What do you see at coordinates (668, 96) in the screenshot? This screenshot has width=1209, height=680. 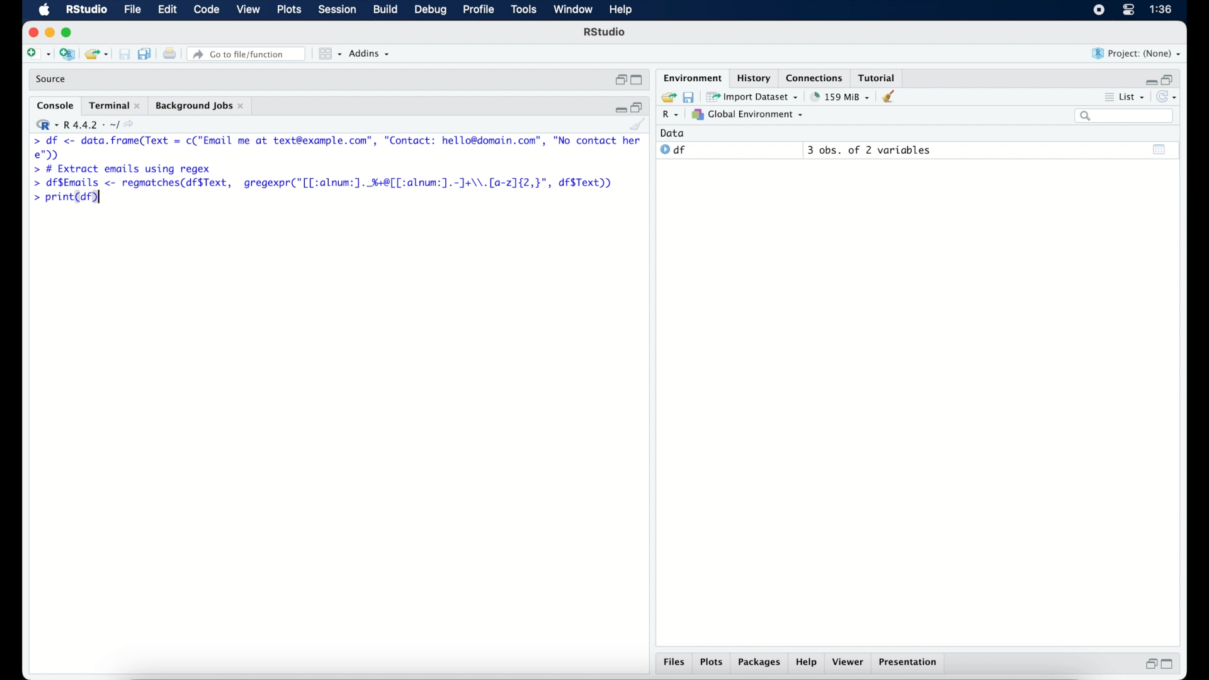 I see `load workspace` at bounding box center [668, 96].